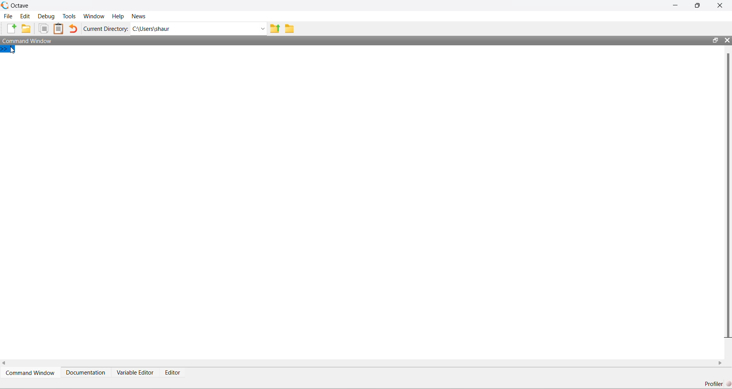  I want to click on Tools, so click(69, 16).